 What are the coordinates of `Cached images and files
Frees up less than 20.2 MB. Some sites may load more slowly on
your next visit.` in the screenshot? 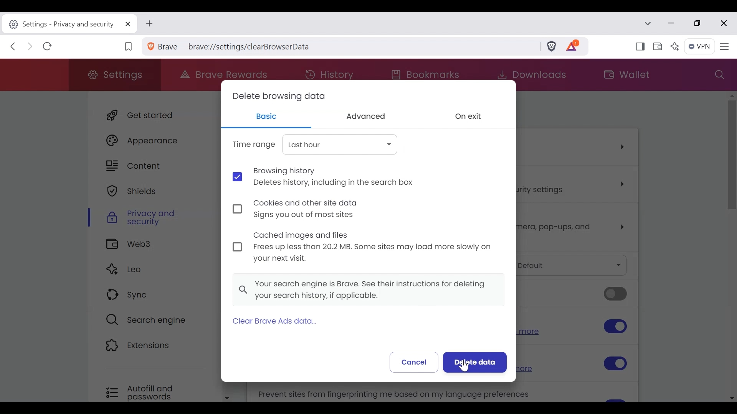 It's located at (362, 248).